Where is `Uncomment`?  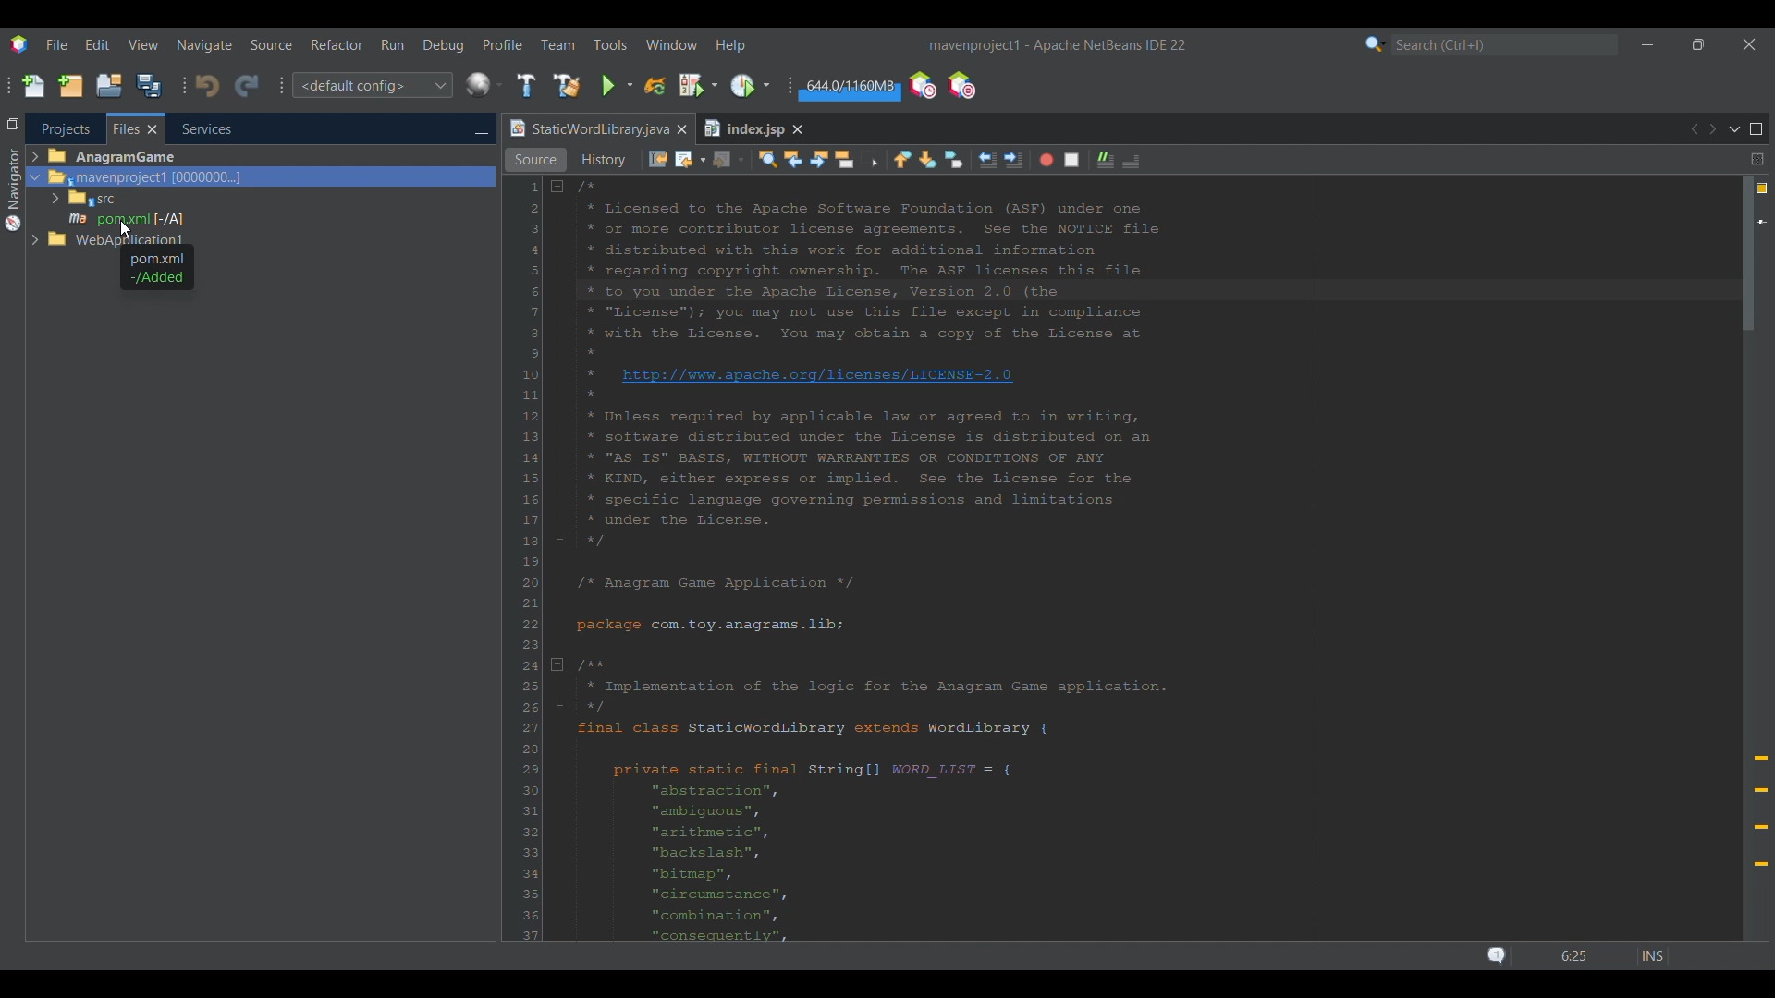 Uncomment is located at coordinates (1132, 161).